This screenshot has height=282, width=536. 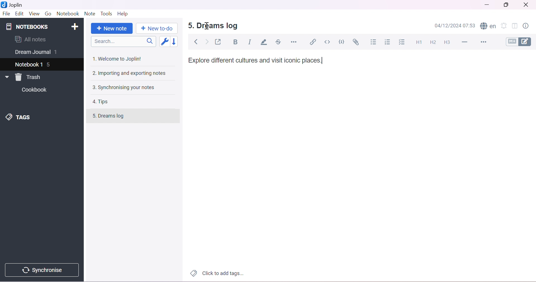 What do you see at coordinates (119, 58) in the screenshot?
I see `1. Welcome to Joplin!` at bounding box center [119, 58].